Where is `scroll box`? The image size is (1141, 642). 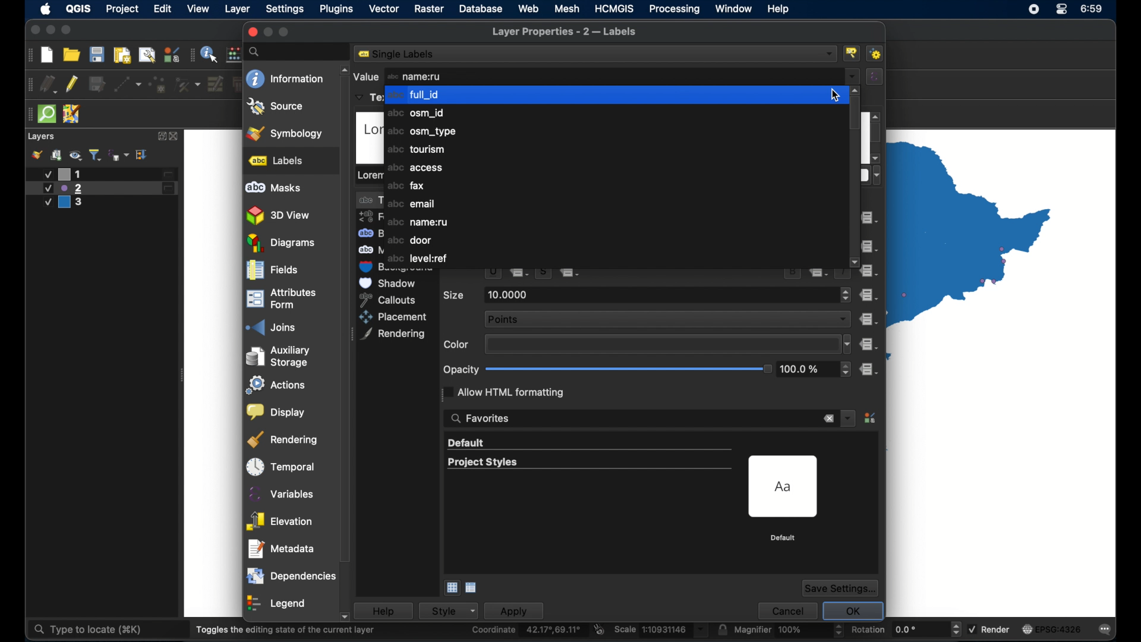 scroll box is located at coordinates (856, 115).